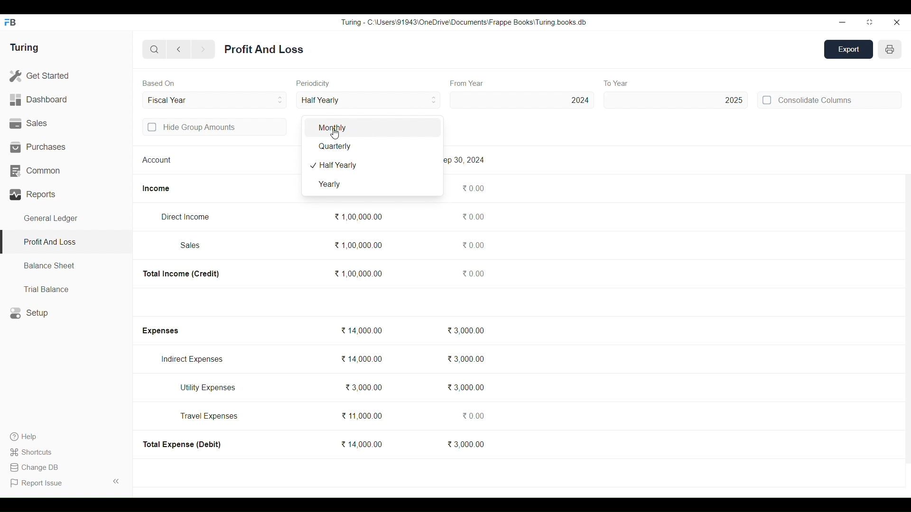  Describe the element at coordinates (849, 49) in the screenshot. I see `Export` at that location.